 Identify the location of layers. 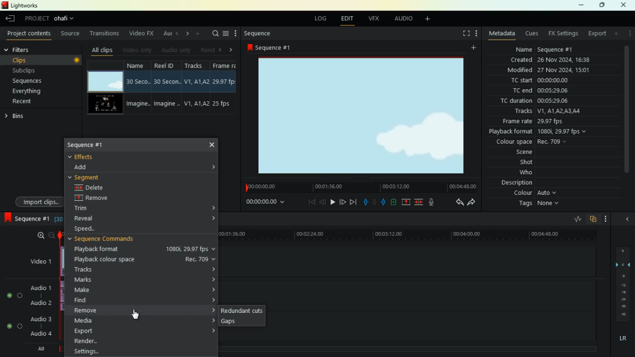
(622, 295).